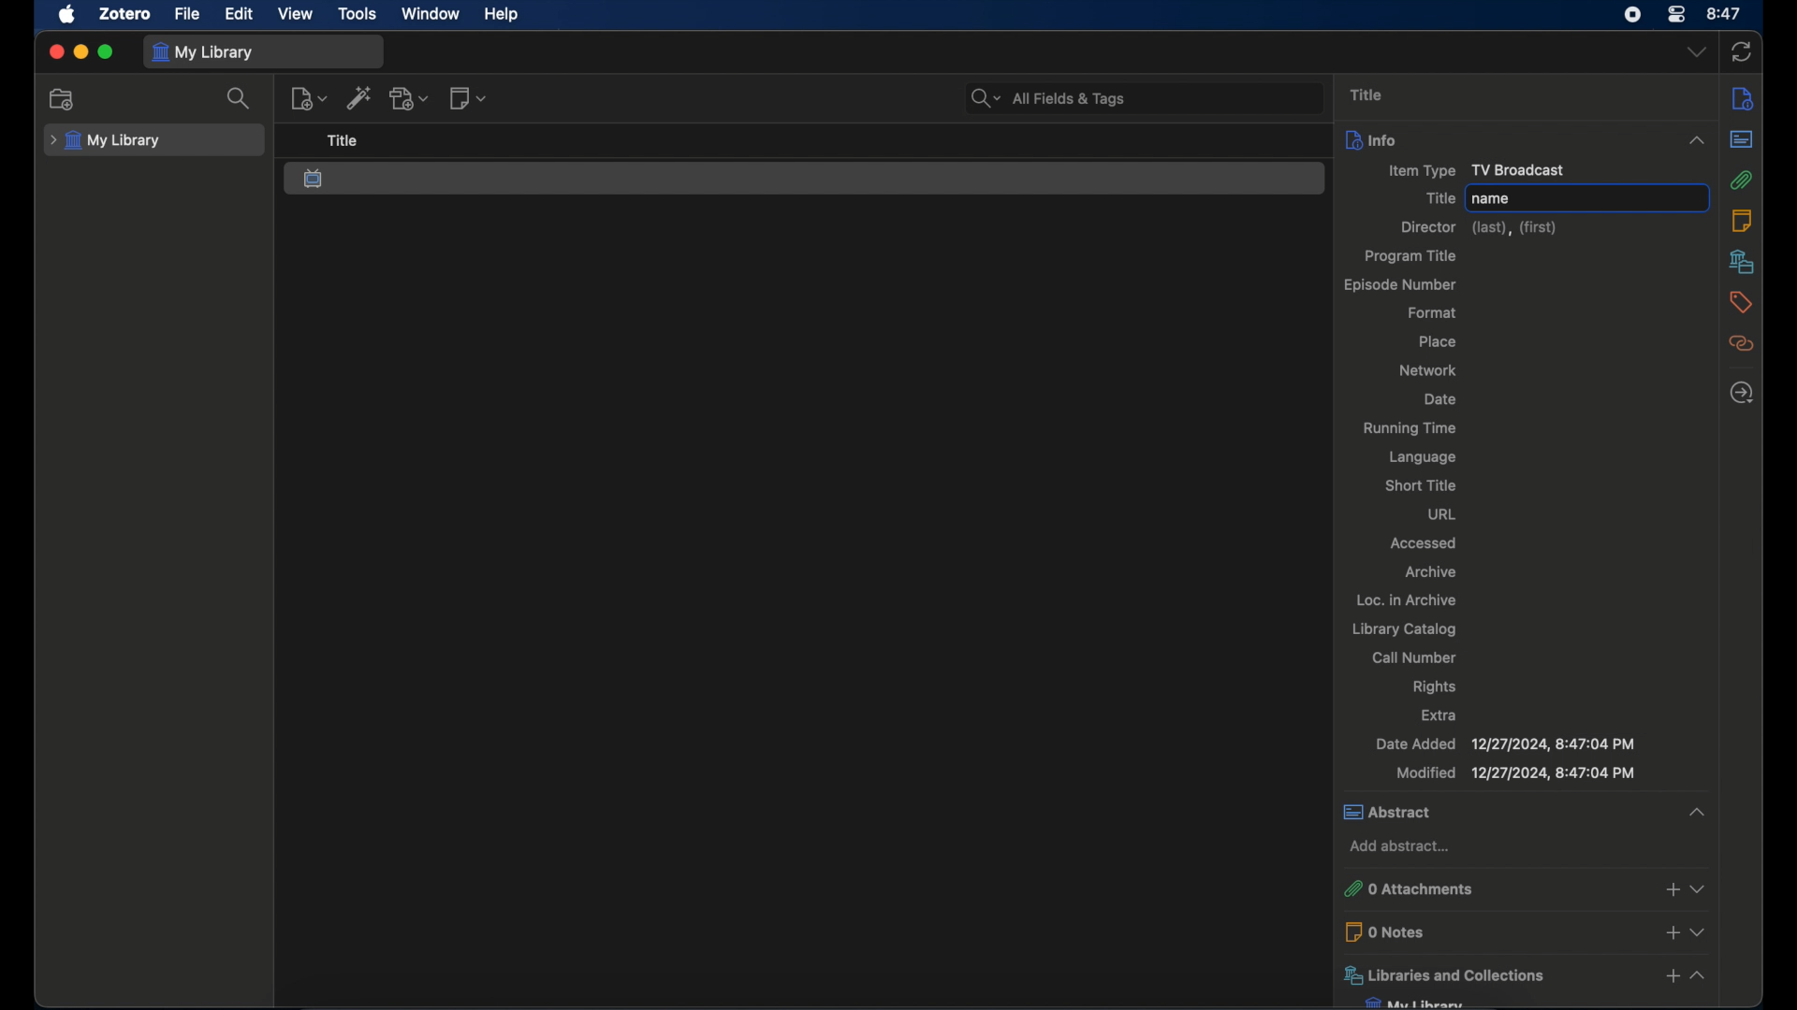 The height and width of the screenshot is (1010, 1797). I want to click on network, so click(1427, 370).